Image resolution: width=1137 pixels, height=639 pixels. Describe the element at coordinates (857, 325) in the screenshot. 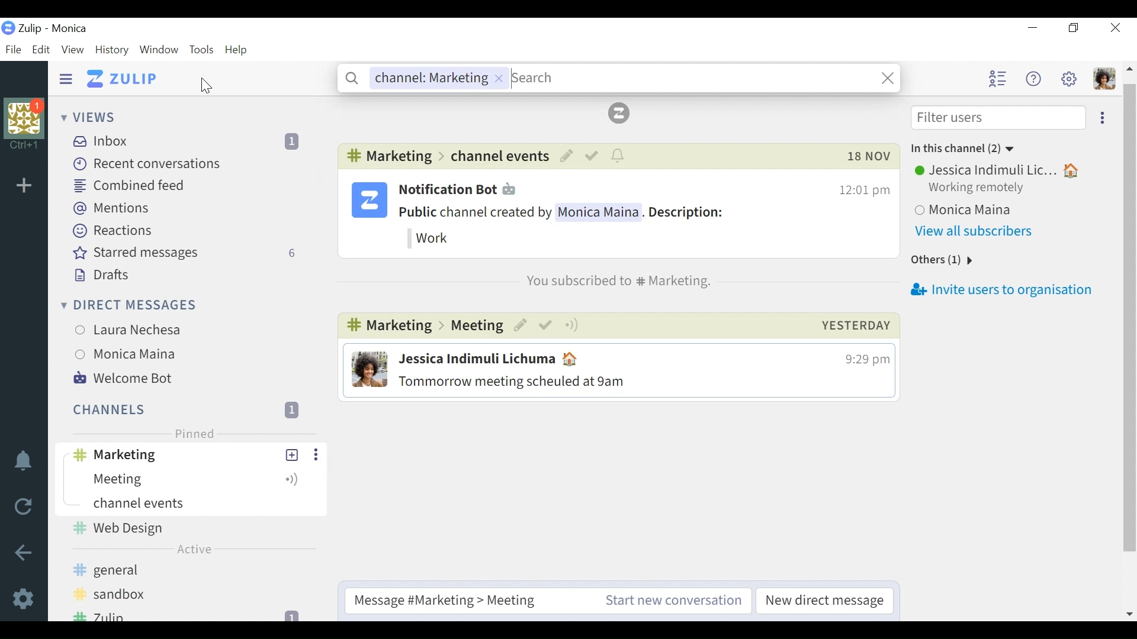

I see `Day` at that location.